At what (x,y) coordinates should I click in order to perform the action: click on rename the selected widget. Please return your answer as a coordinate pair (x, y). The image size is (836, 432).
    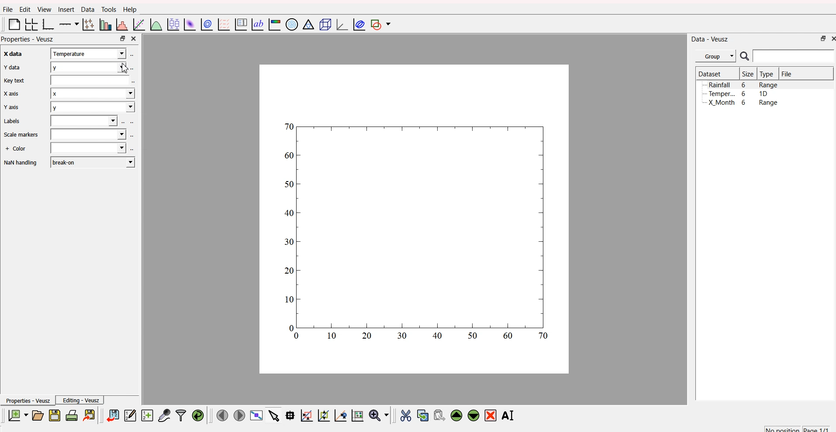
    Looking at the image, I should click on (509, 415).